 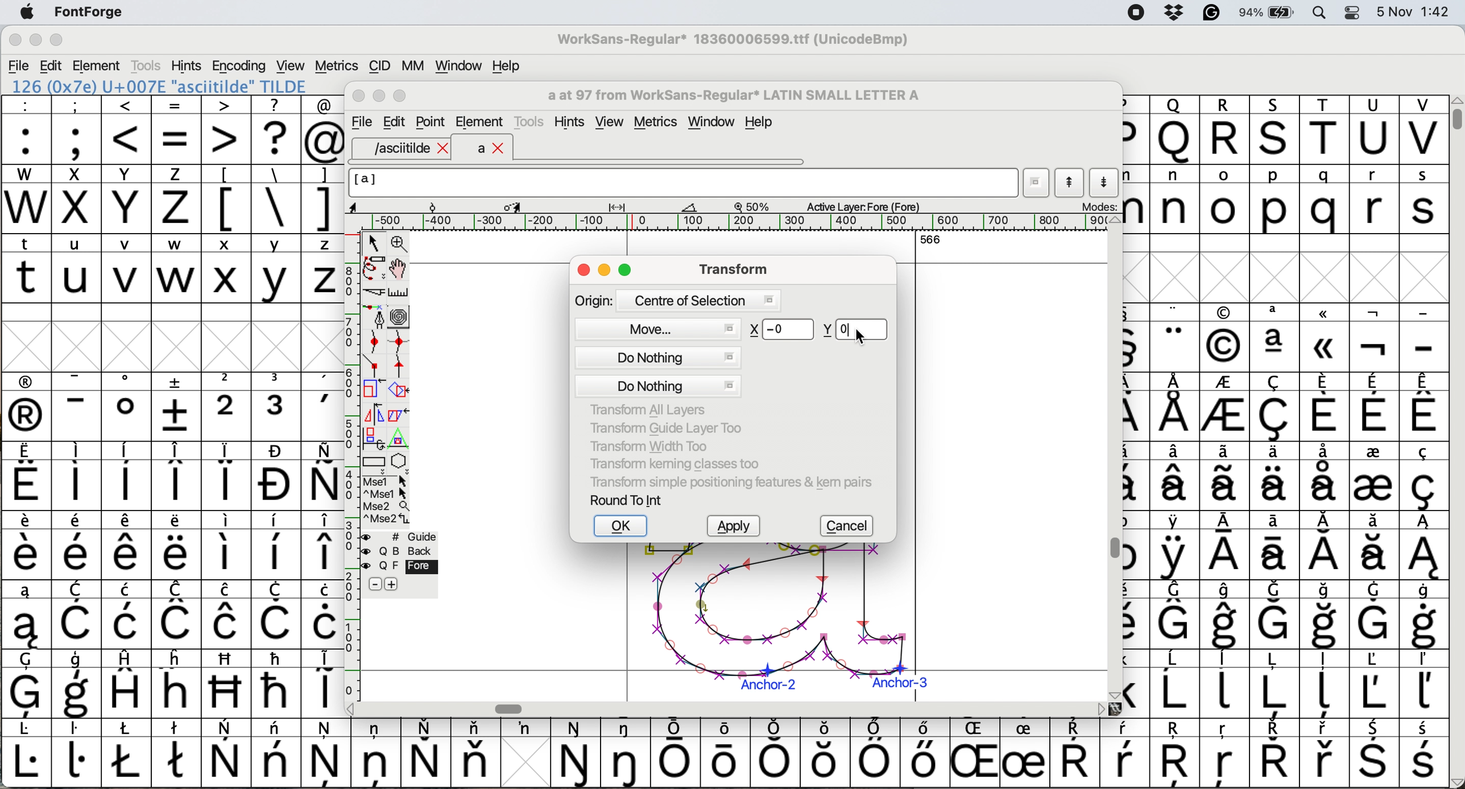 What do you see at coordinates (922, 752) in the screenshot?
I see `symbol` at bounding box center [922, 752].